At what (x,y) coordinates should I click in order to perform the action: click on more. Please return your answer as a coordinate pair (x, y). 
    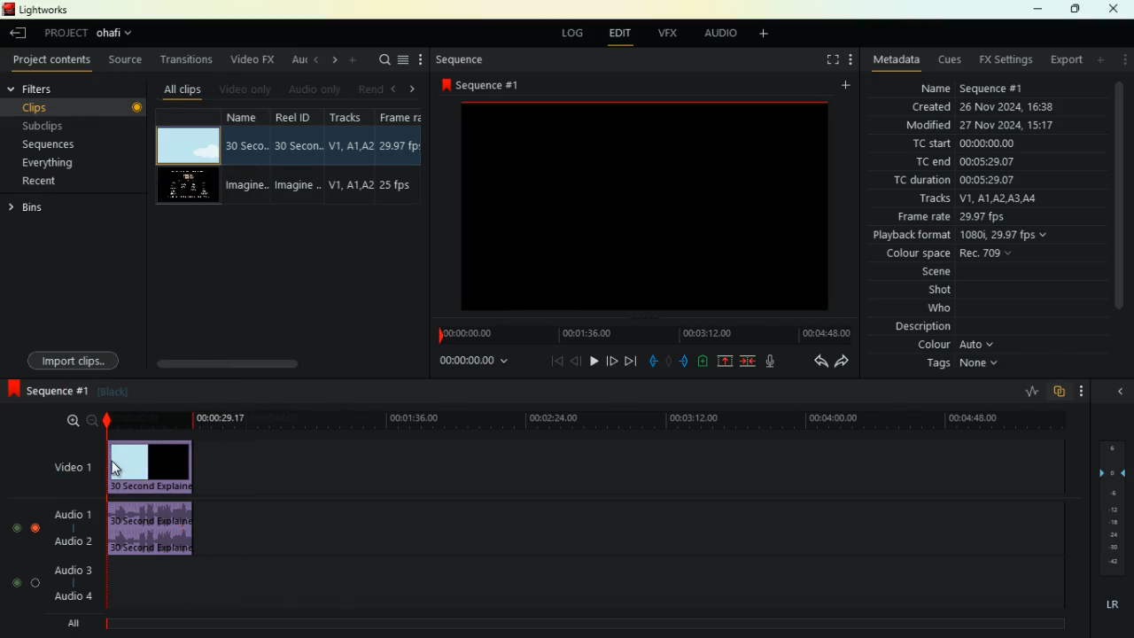
    Looking at the image, I should click on (1082, 391).